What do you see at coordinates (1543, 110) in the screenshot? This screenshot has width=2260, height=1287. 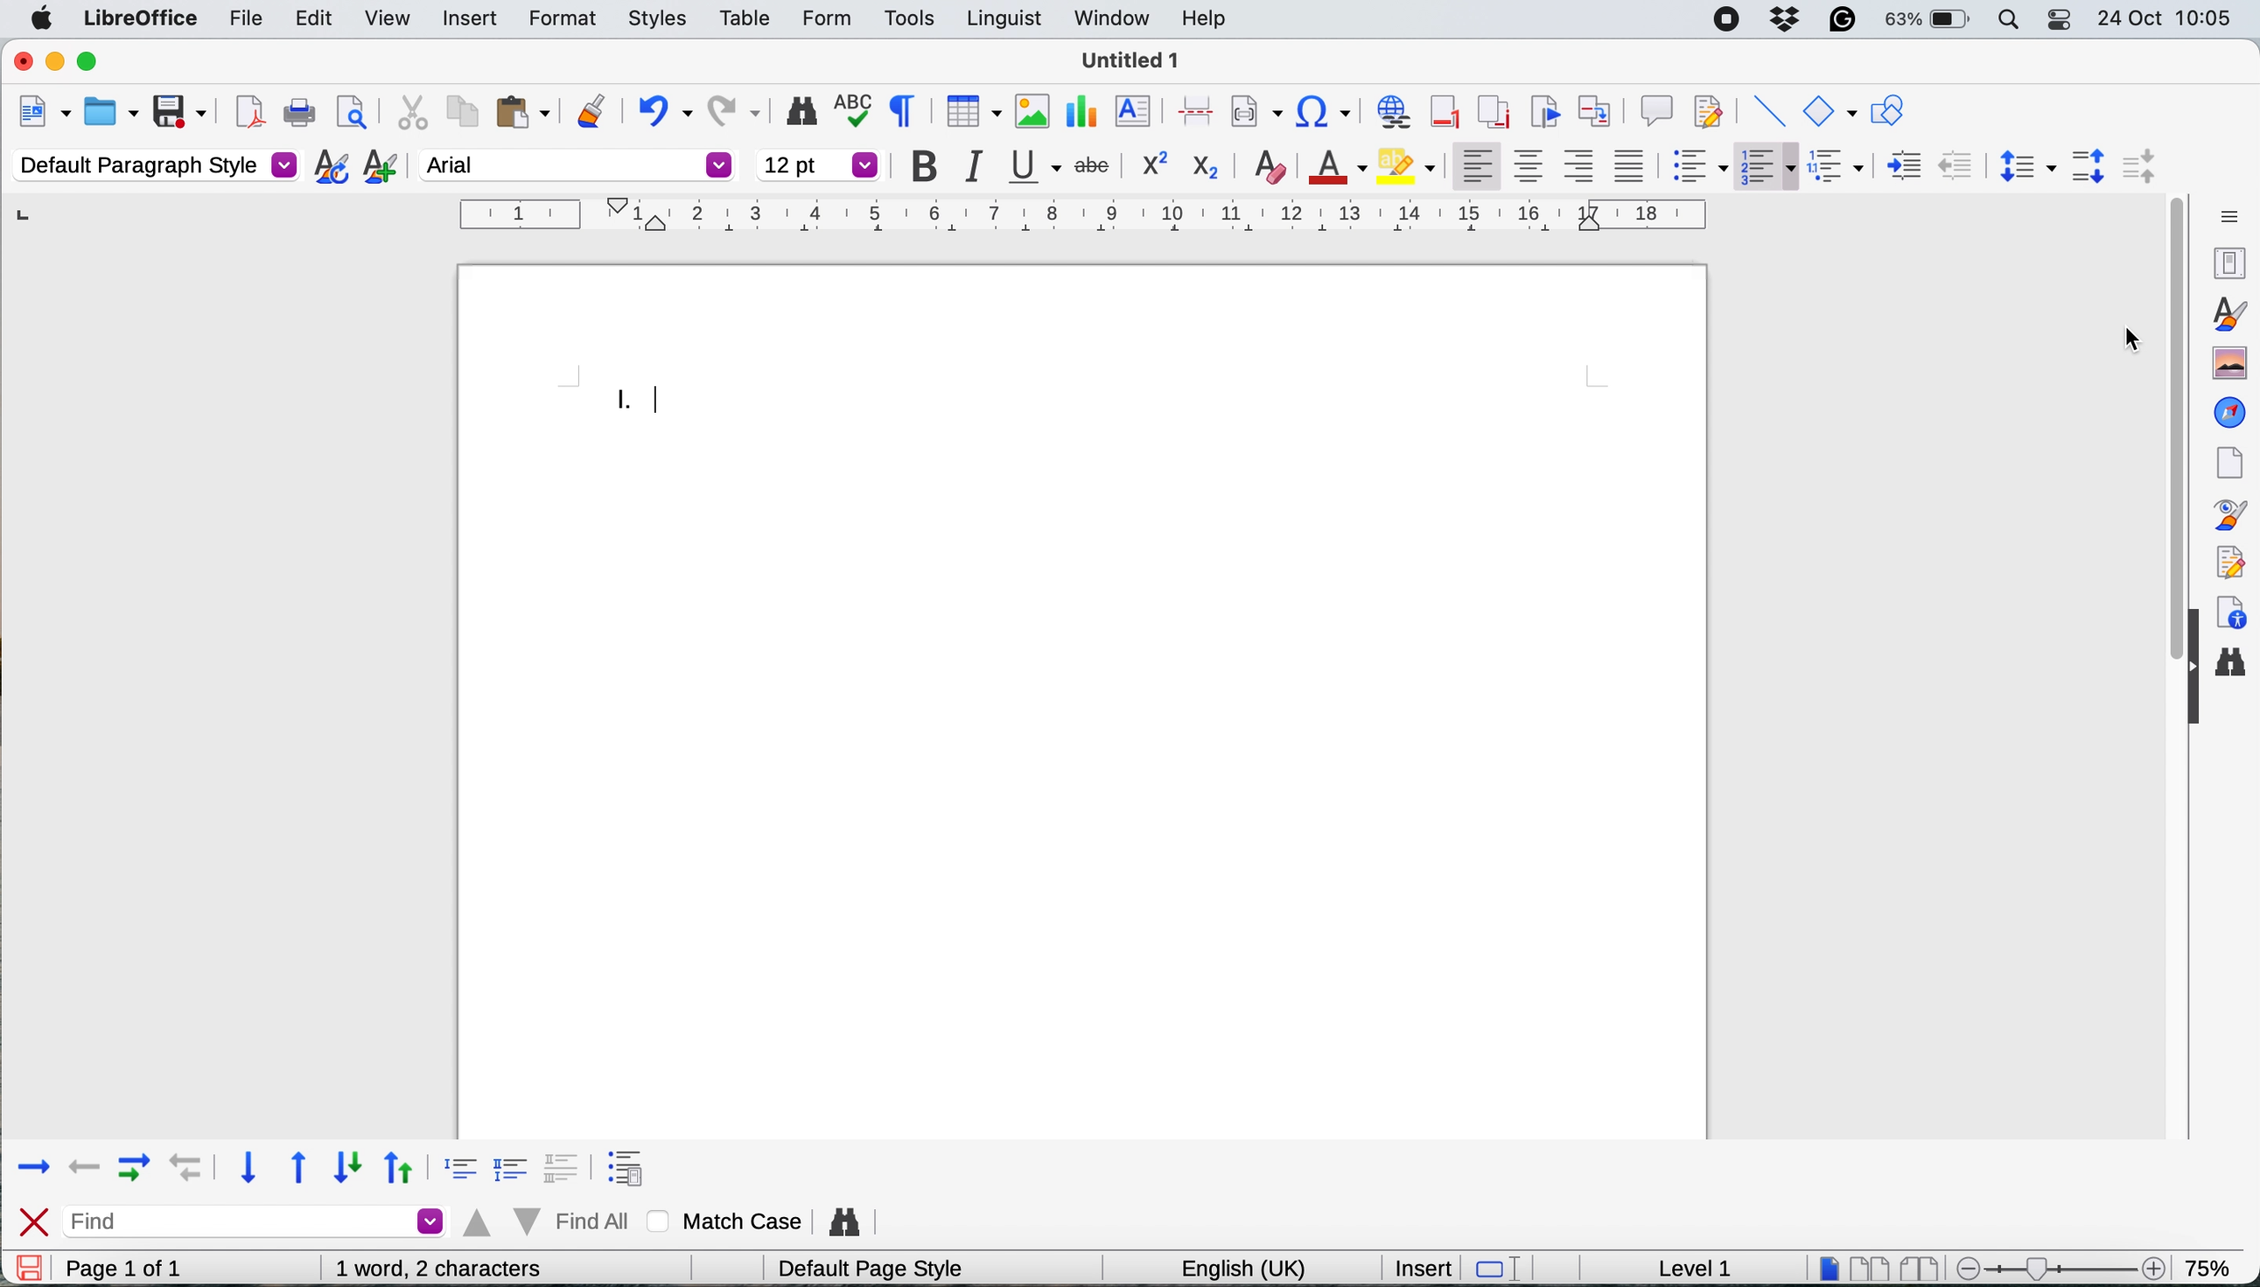 I see `insert bookmark` at bounding box center [1543, 110].